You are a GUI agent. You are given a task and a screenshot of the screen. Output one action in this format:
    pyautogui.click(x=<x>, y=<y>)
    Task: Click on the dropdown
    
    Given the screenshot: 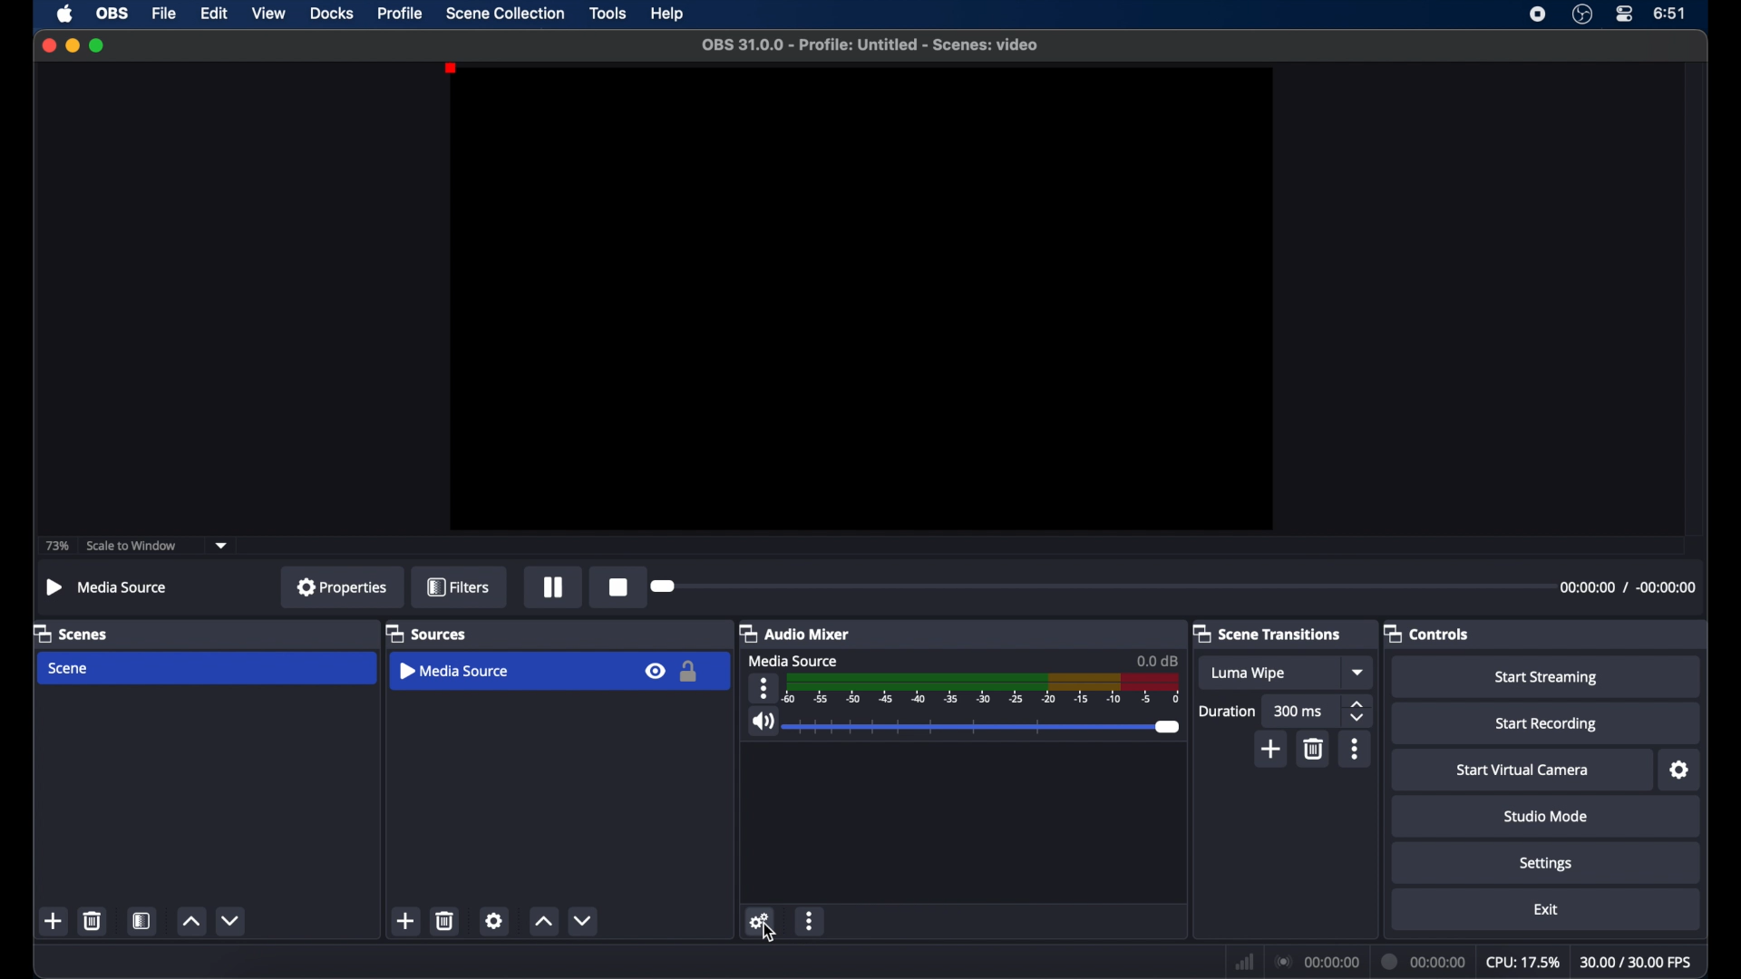 What is the action you would take?
    pyautogui.click(x=221, y=544)
    